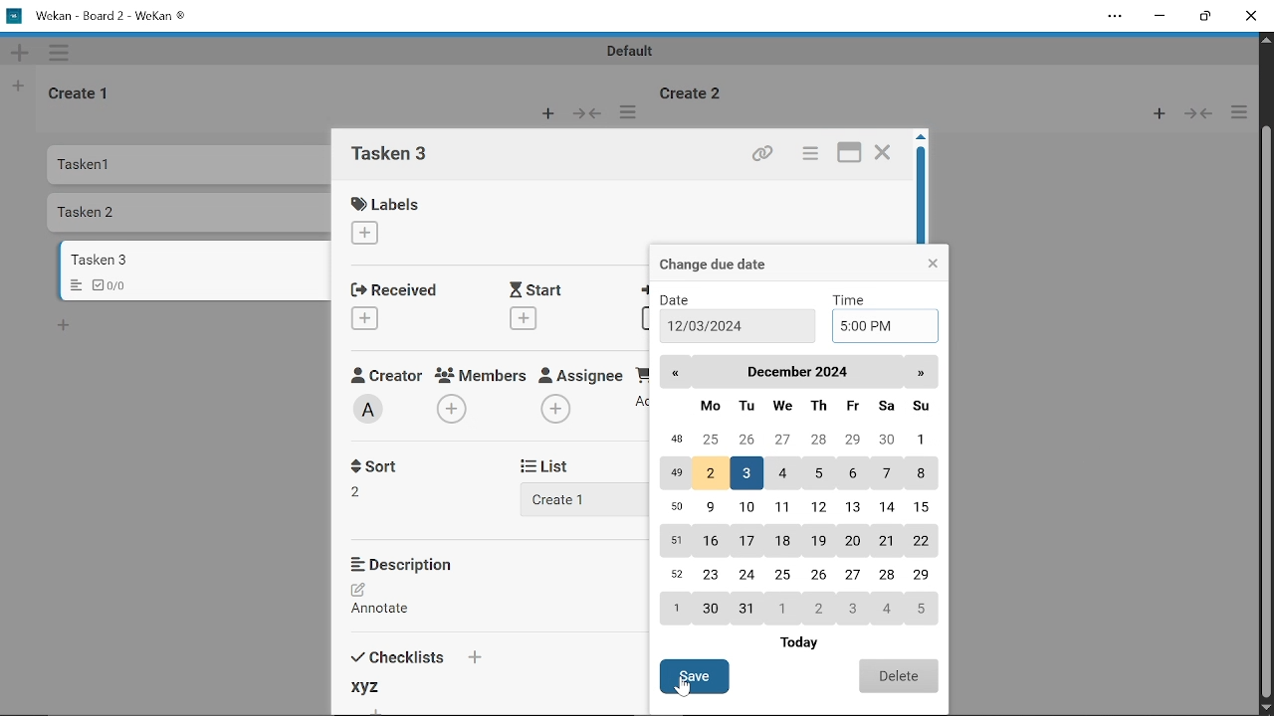 Image resolution: width=1274 pixels, height=716 pixels. Describe the element at coordinates (851, 154) in the screenshot. I see `maximize card` at that location.